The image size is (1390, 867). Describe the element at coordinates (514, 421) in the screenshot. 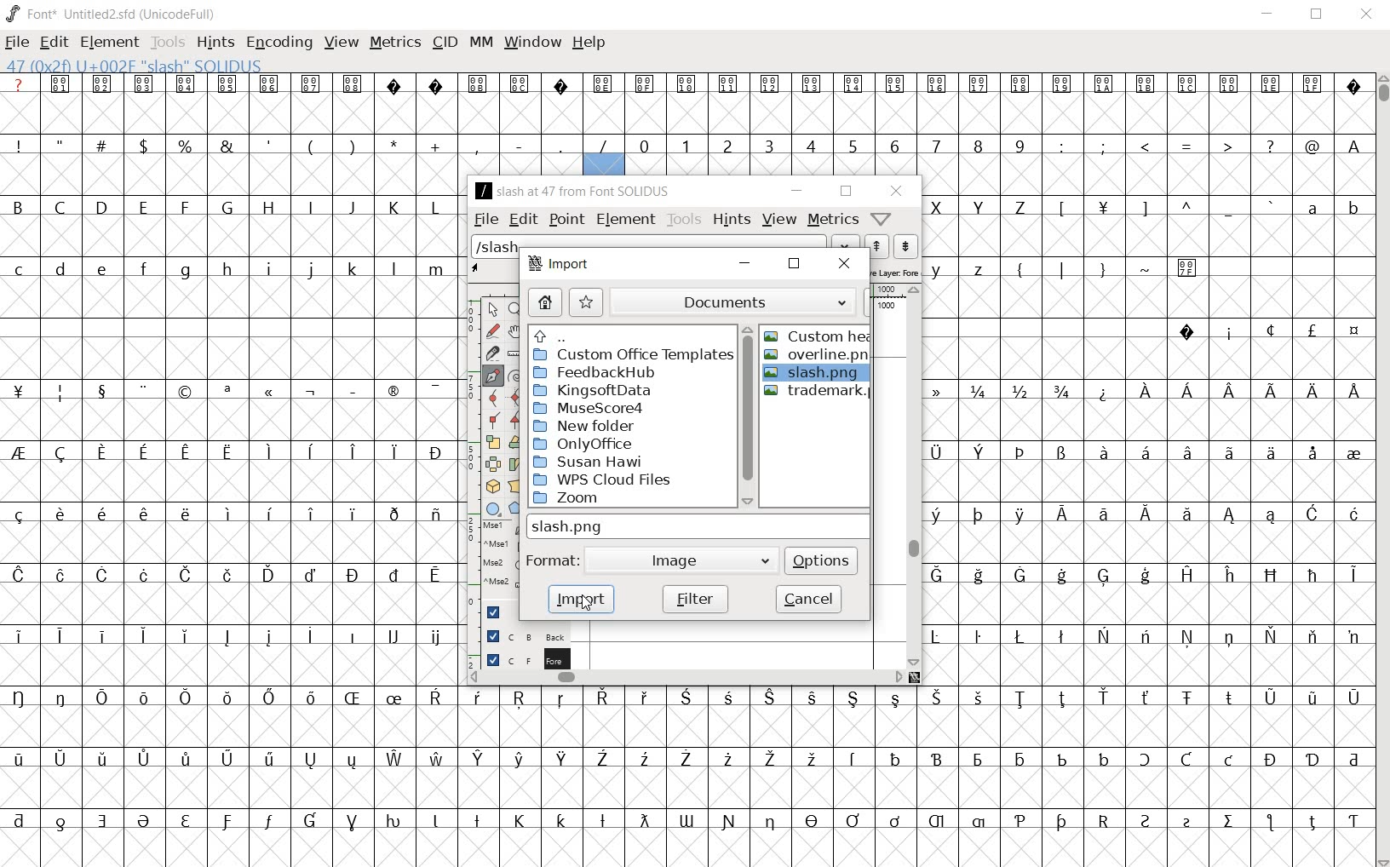

I see `Add a corner point` at that location.